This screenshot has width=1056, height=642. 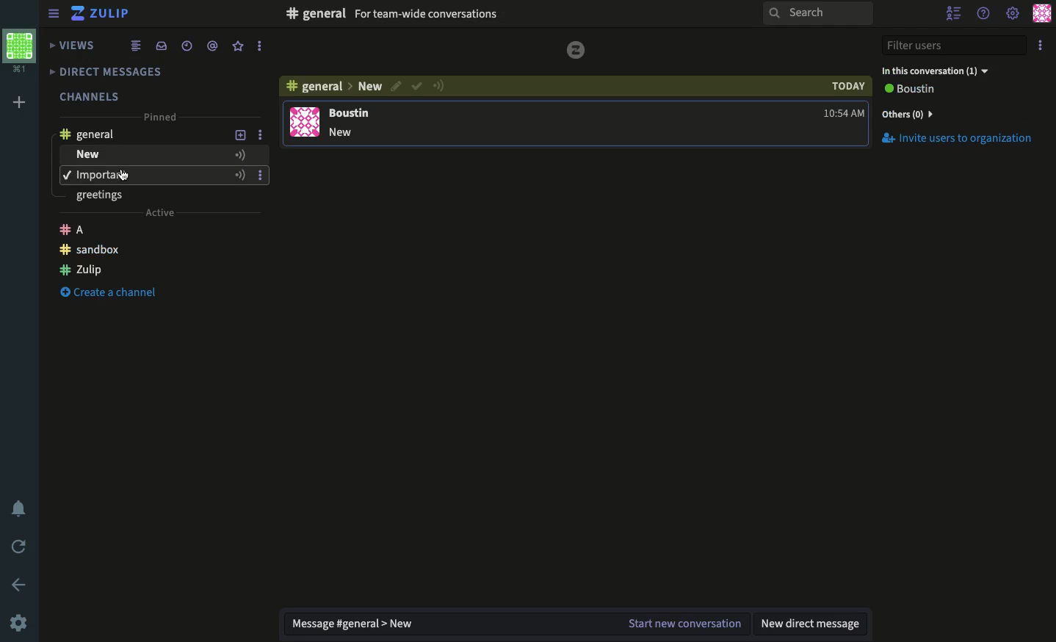 What do you see at coordinates (18, 507) in the screenshot?
I see `Notification` at bounding box center [18, 507].